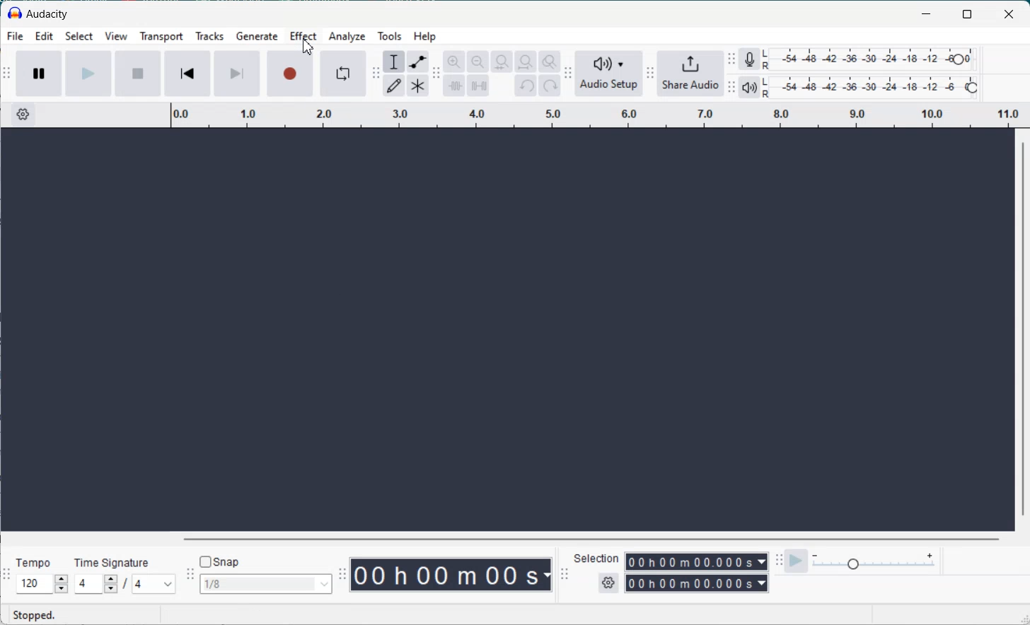  Describe the element at coordinates (308, 47) in the screenshot. I see `Cursor` at that location.